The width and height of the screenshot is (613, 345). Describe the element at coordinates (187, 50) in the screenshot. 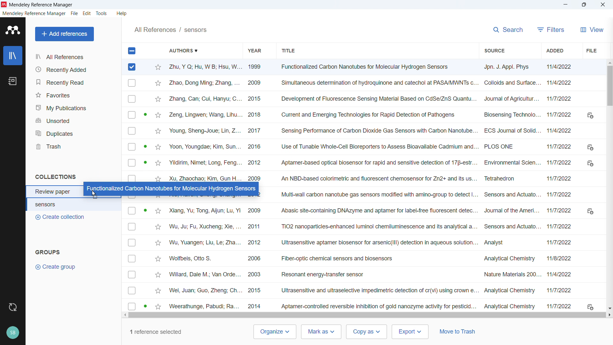

I see `Sort by authors ` at that location.